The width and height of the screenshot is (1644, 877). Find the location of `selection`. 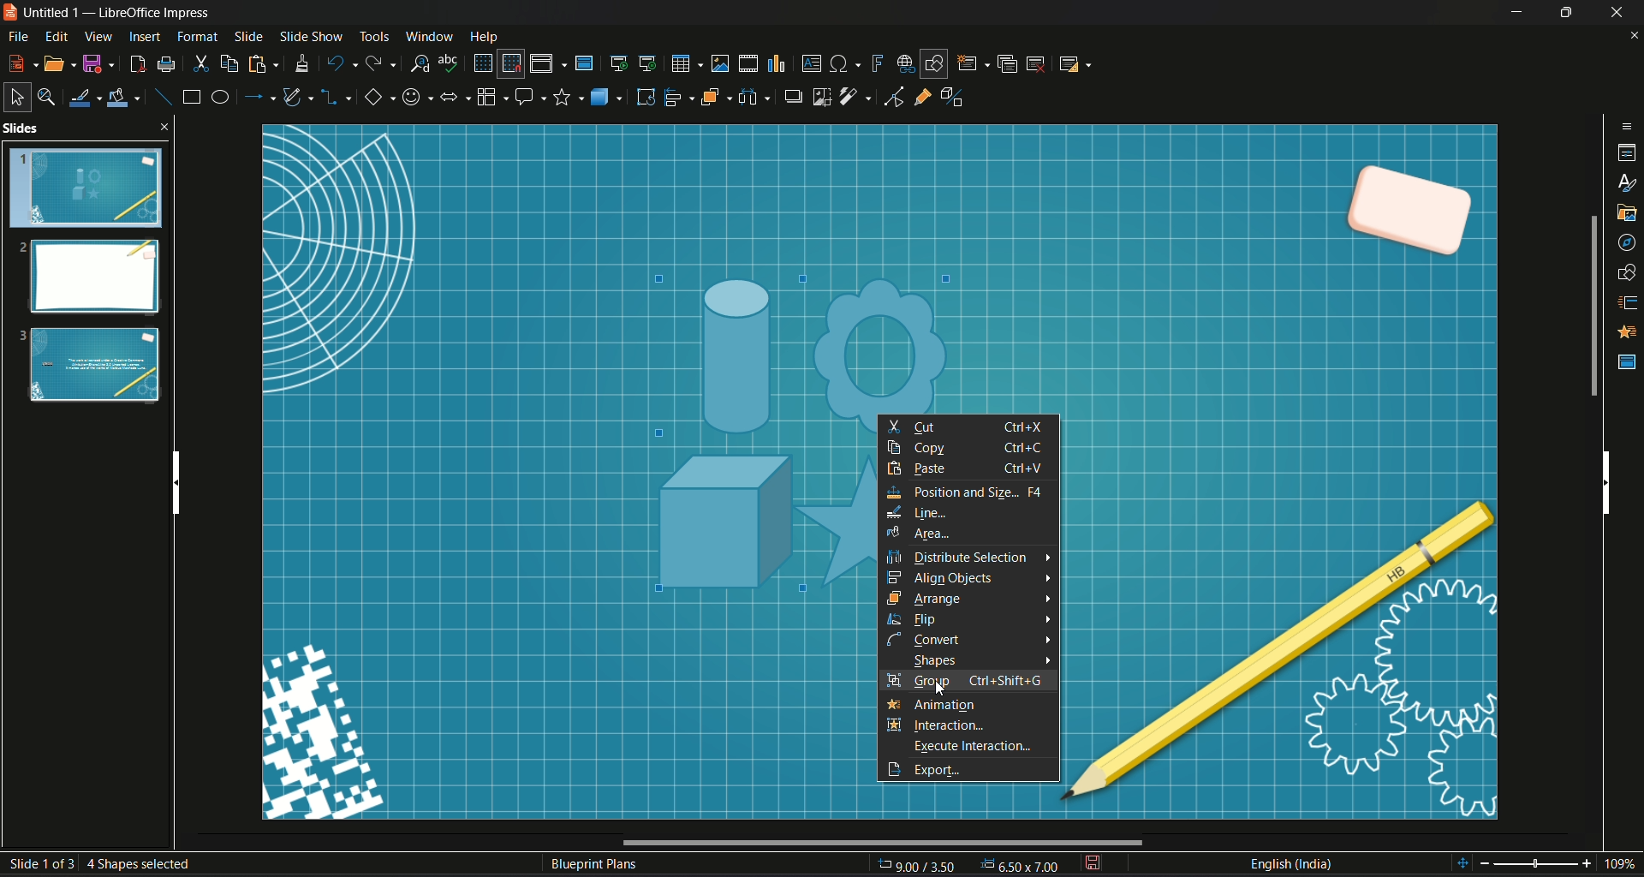

selection is located at coordinates (982, 683).